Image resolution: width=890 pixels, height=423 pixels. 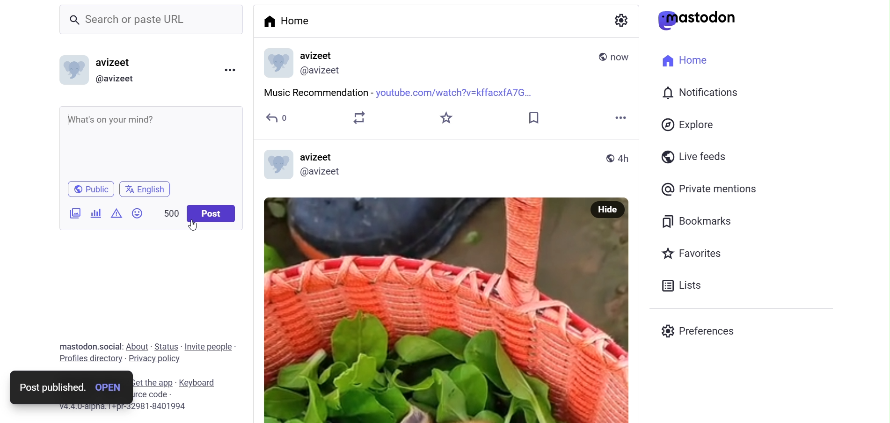 What do you see at coordinates (277, 165) in the screenshot?
I see `profile picture` at bounding box center [277, 165].